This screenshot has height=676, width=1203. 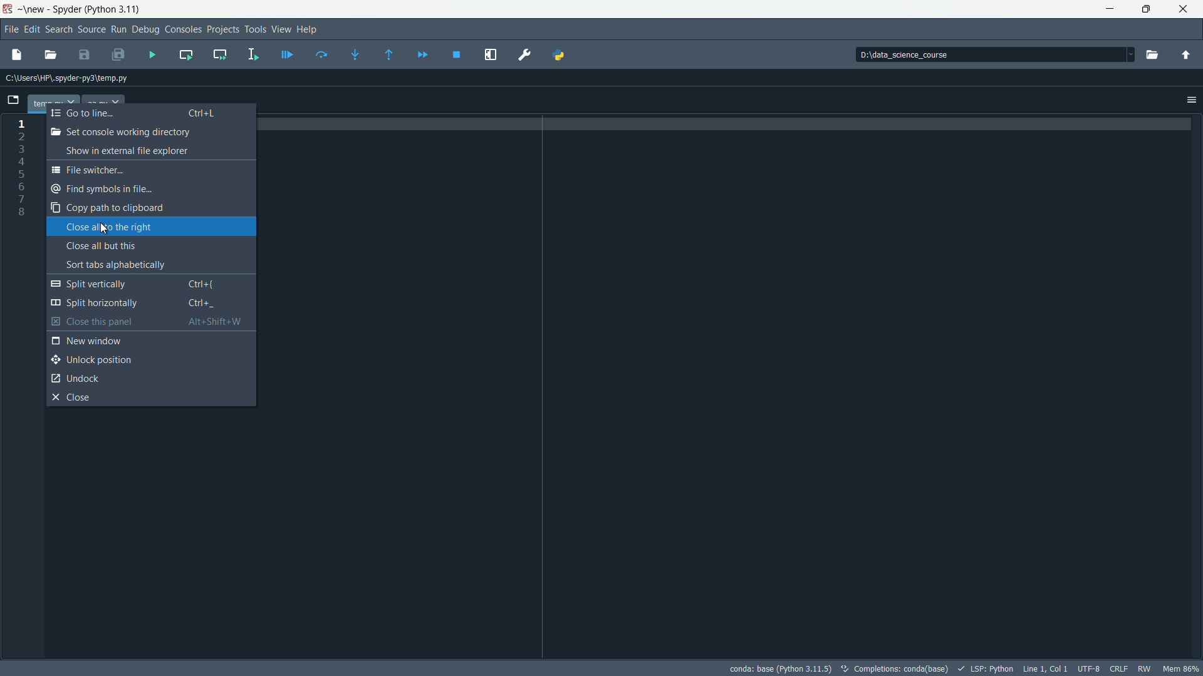 What do you see at coordinates (1189, 100) in the screenshot?
I see `options` at bounding box center [1189, 100].